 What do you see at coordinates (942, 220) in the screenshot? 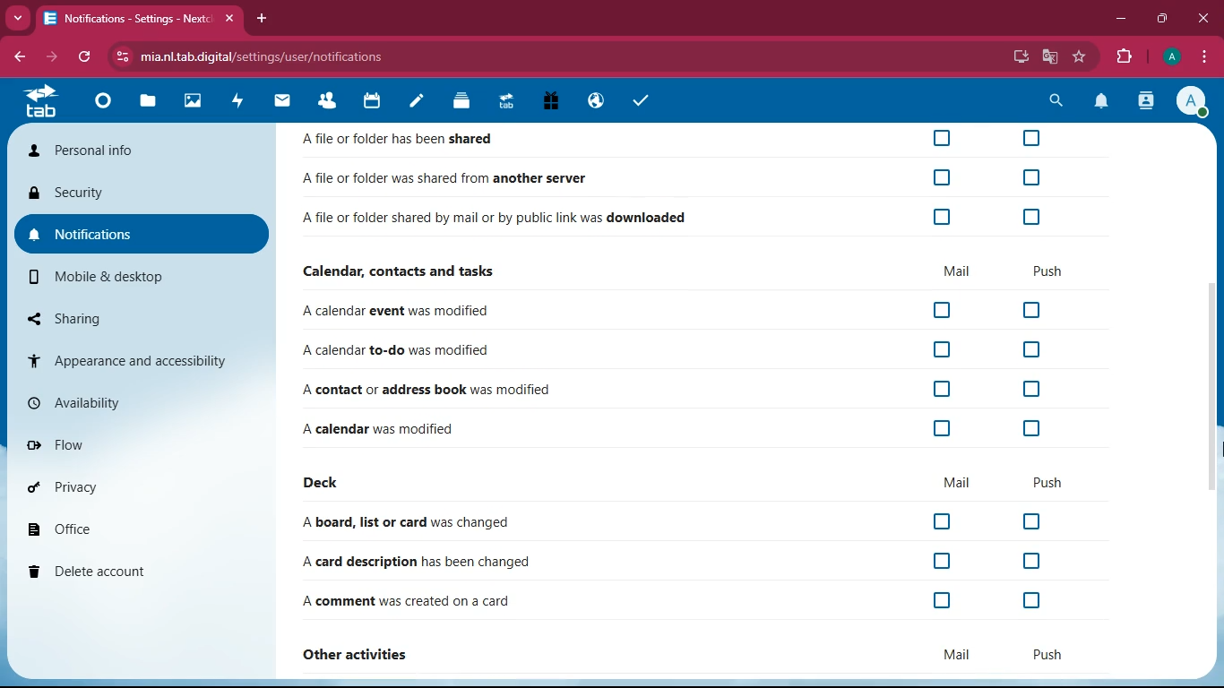
I see `off` at bounding box center [942, 220].